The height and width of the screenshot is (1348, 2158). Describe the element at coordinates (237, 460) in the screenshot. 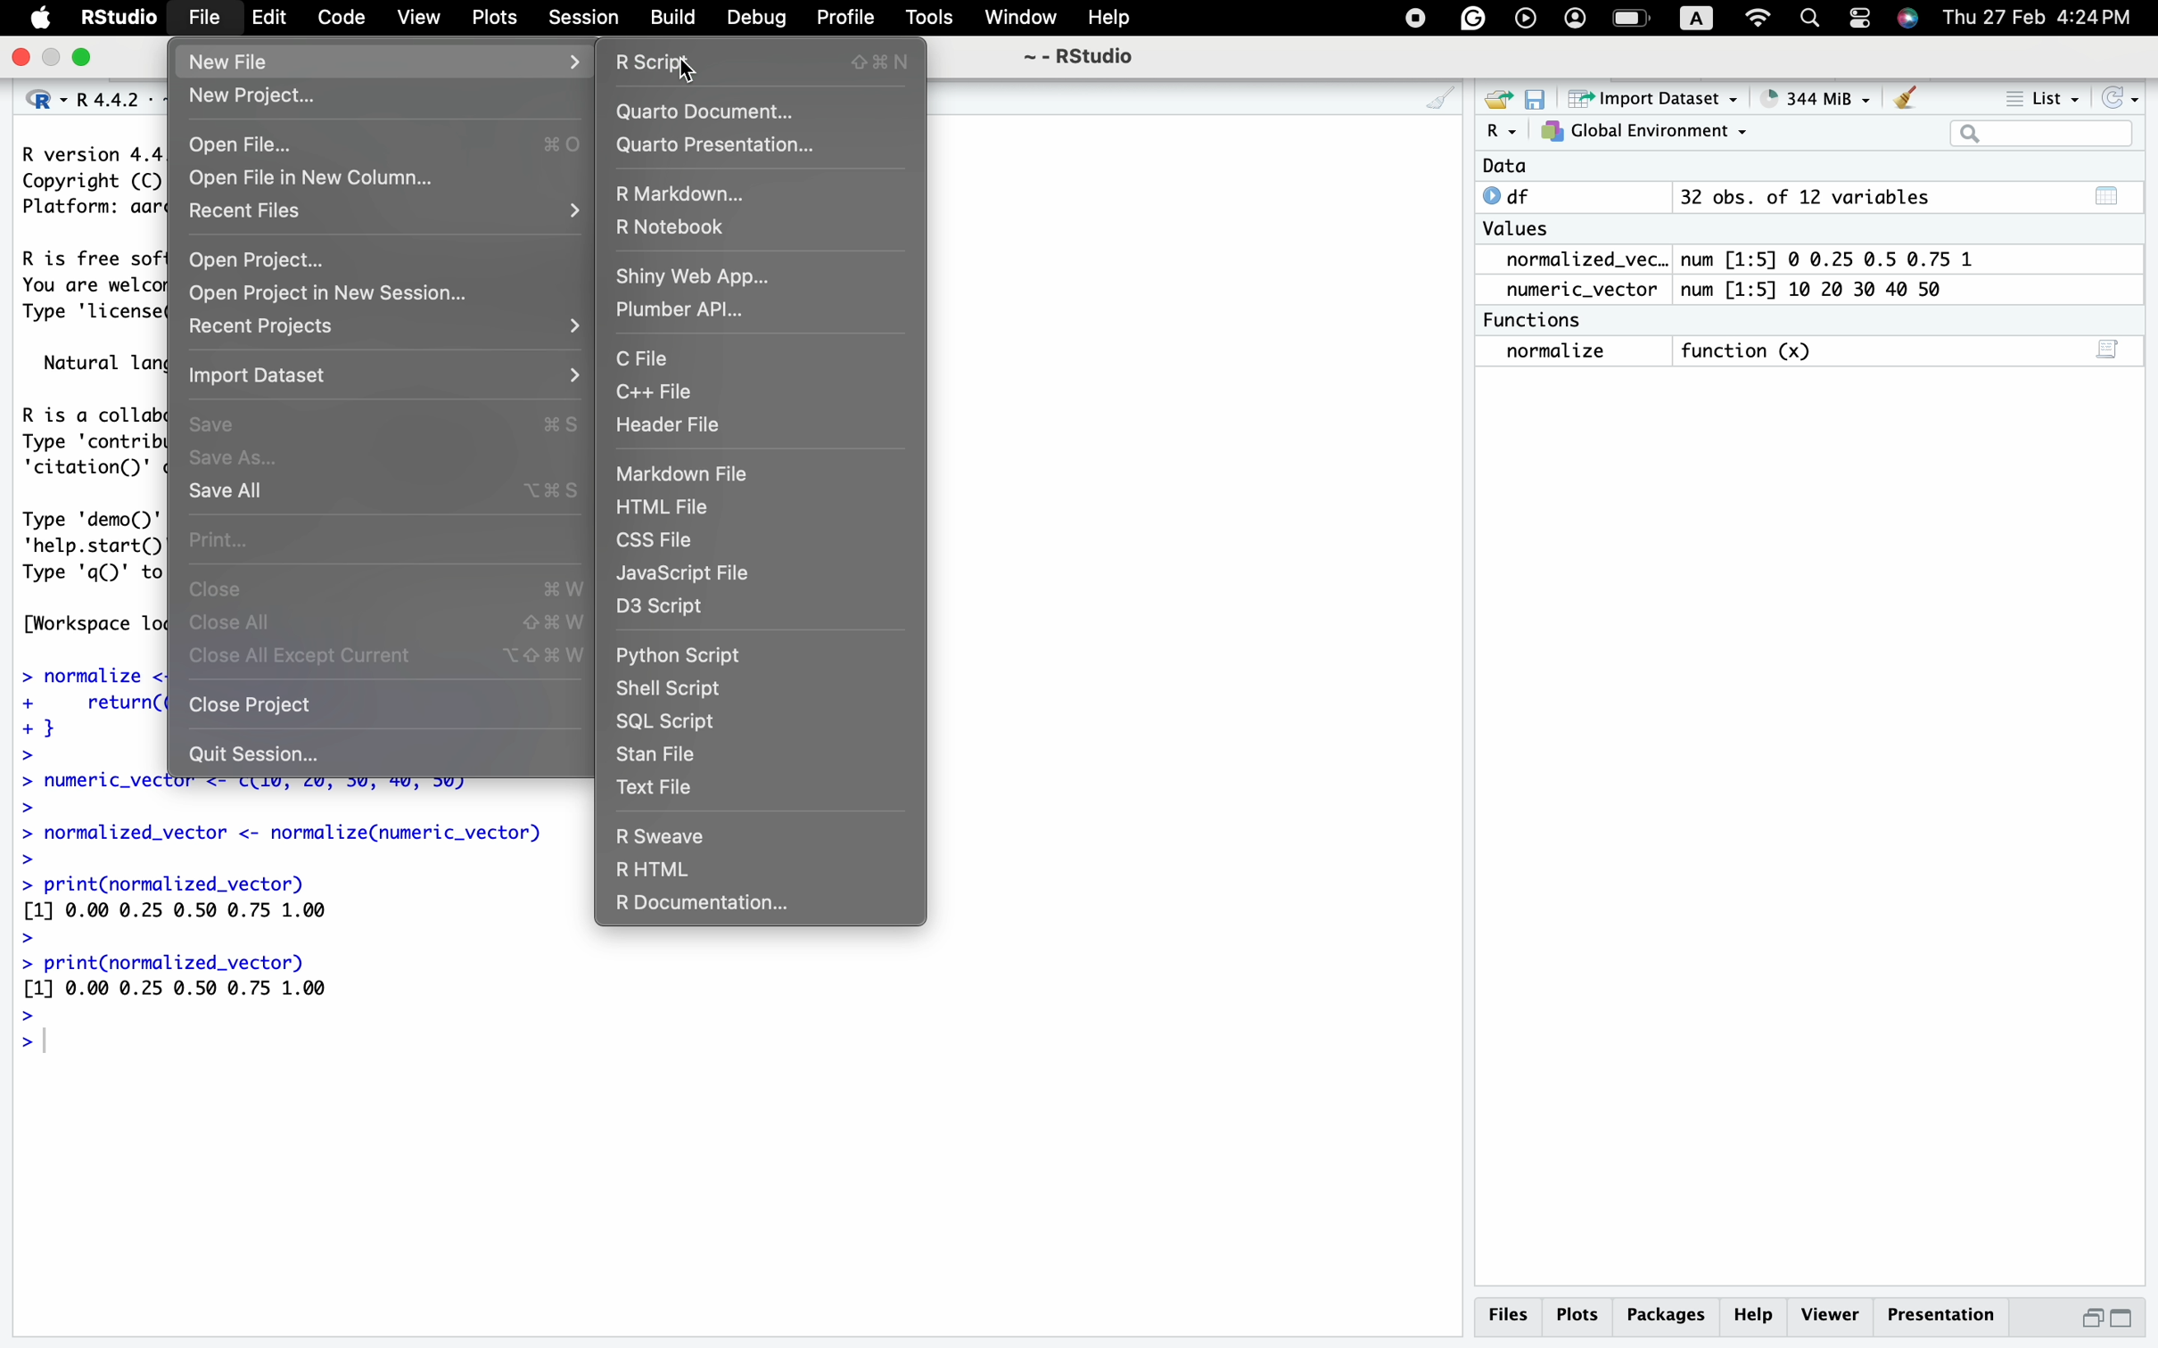

I see `Save as...` at that location.